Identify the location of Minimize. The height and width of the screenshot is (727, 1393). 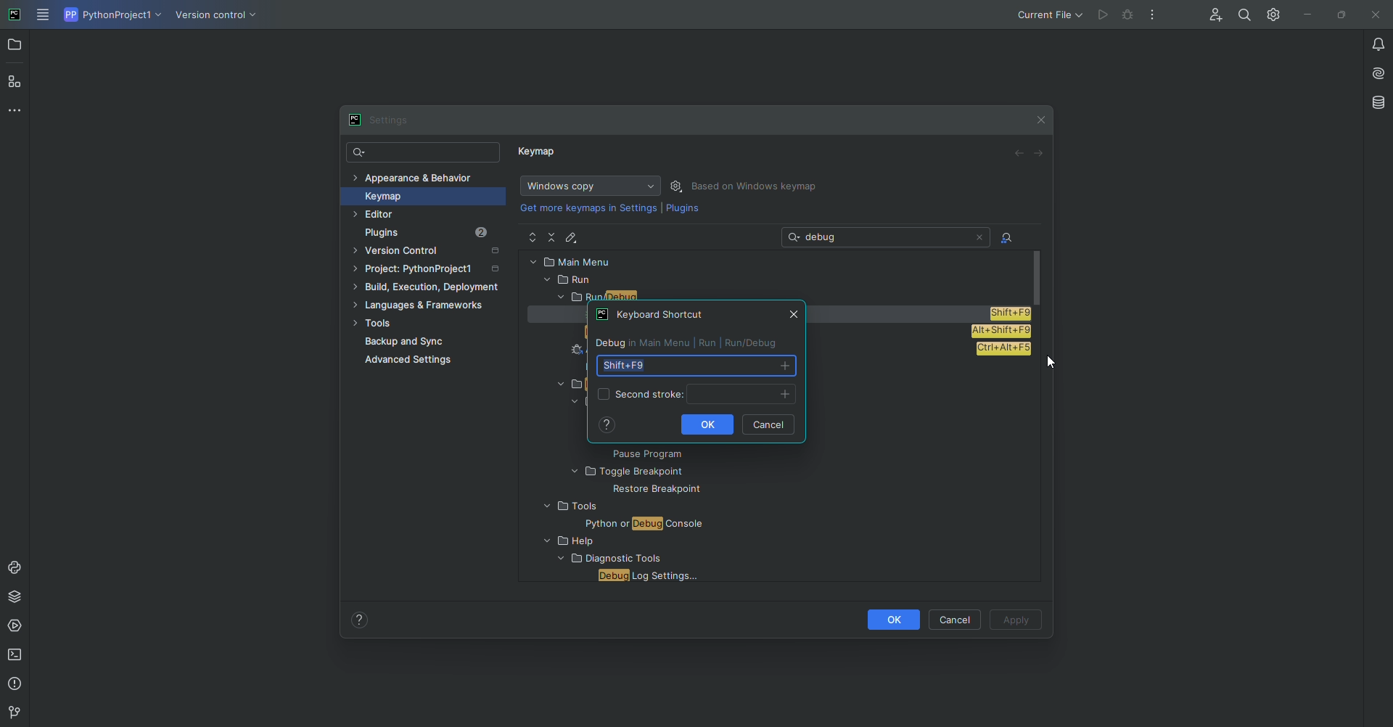
(1304, 15).